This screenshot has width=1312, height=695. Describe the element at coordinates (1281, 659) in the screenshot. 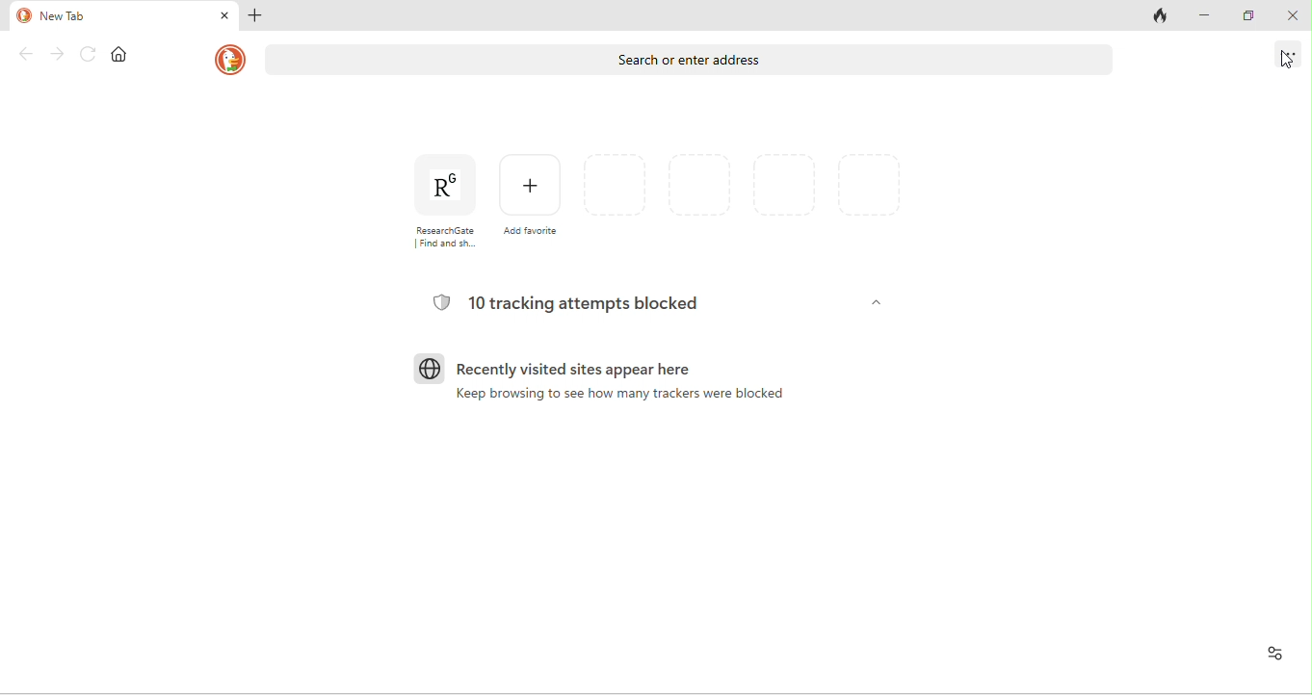

I see `recent activity and favourites` at that location.